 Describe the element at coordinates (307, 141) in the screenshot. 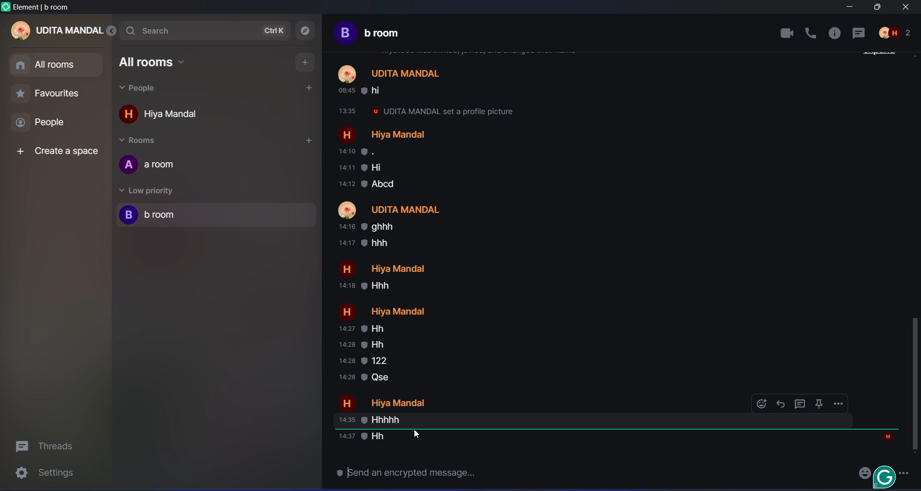

I see `add room` at that location.